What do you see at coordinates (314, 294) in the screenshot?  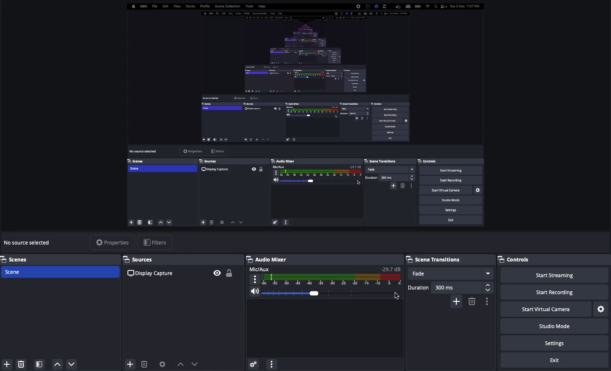 I see `Click` at bounding box center [314, 294].